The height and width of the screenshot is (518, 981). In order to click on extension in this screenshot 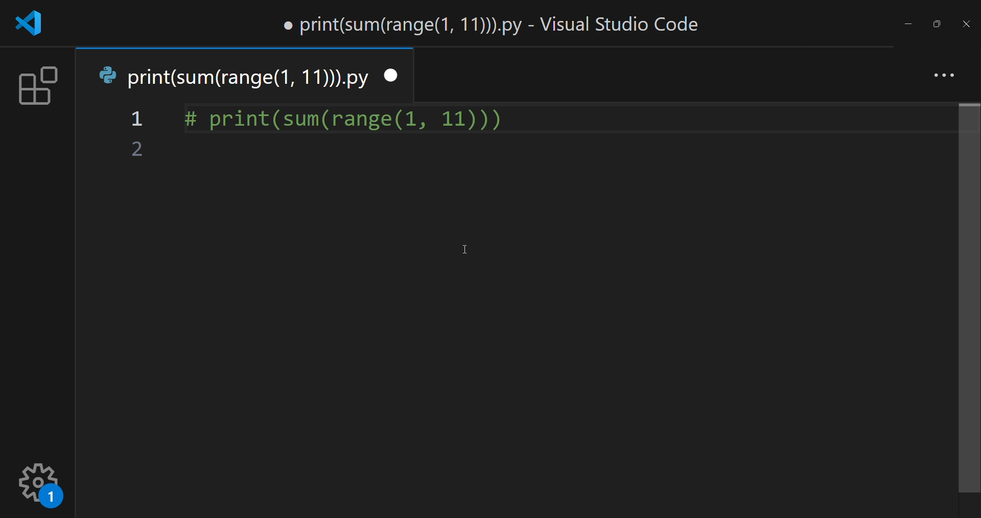, I will do `click(35, 87)`.